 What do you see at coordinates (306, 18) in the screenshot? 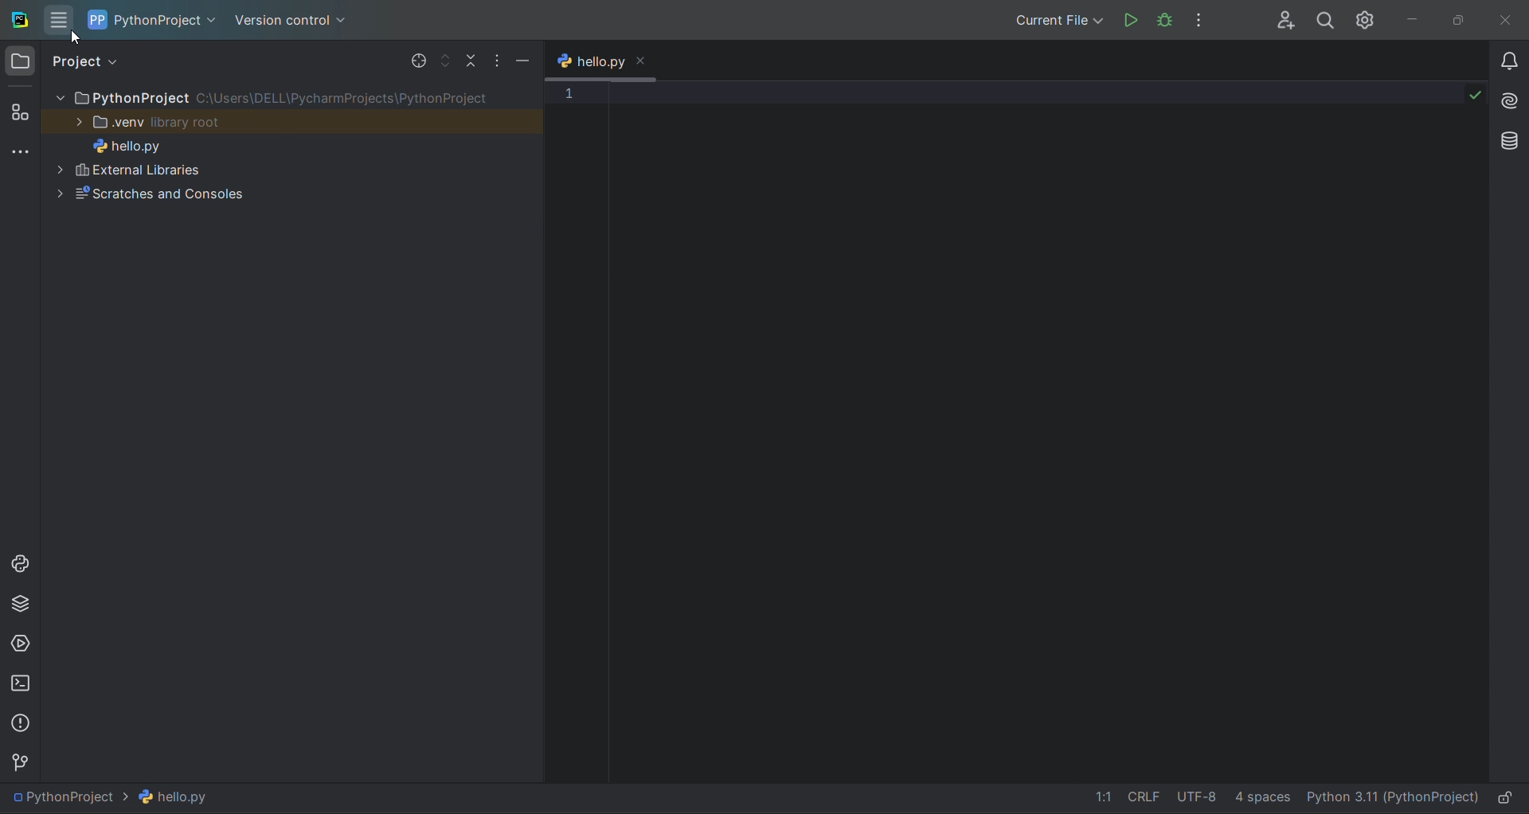
I see `version control` at bounding box center [306, 18].